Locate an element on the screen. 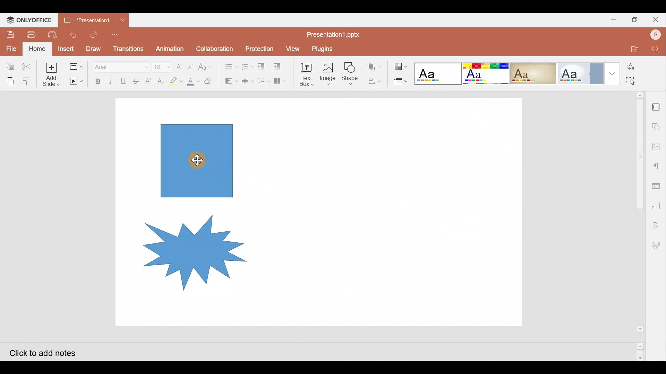  Close is located at coordinates (657, 19).